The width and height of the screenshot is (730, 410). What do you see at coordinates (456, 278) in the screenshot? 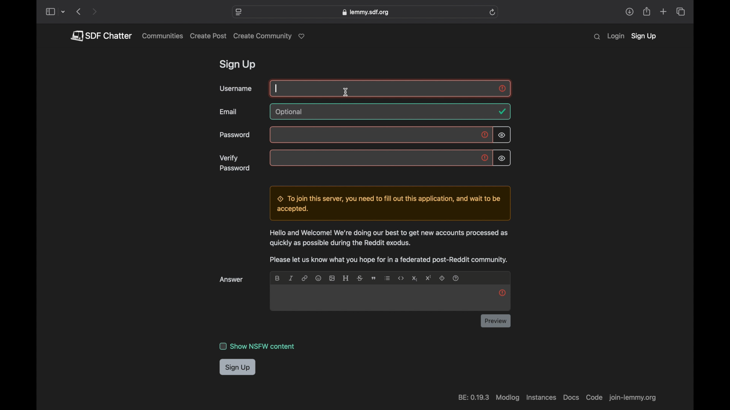
I see `question mark` at bounding box center [456, 278].